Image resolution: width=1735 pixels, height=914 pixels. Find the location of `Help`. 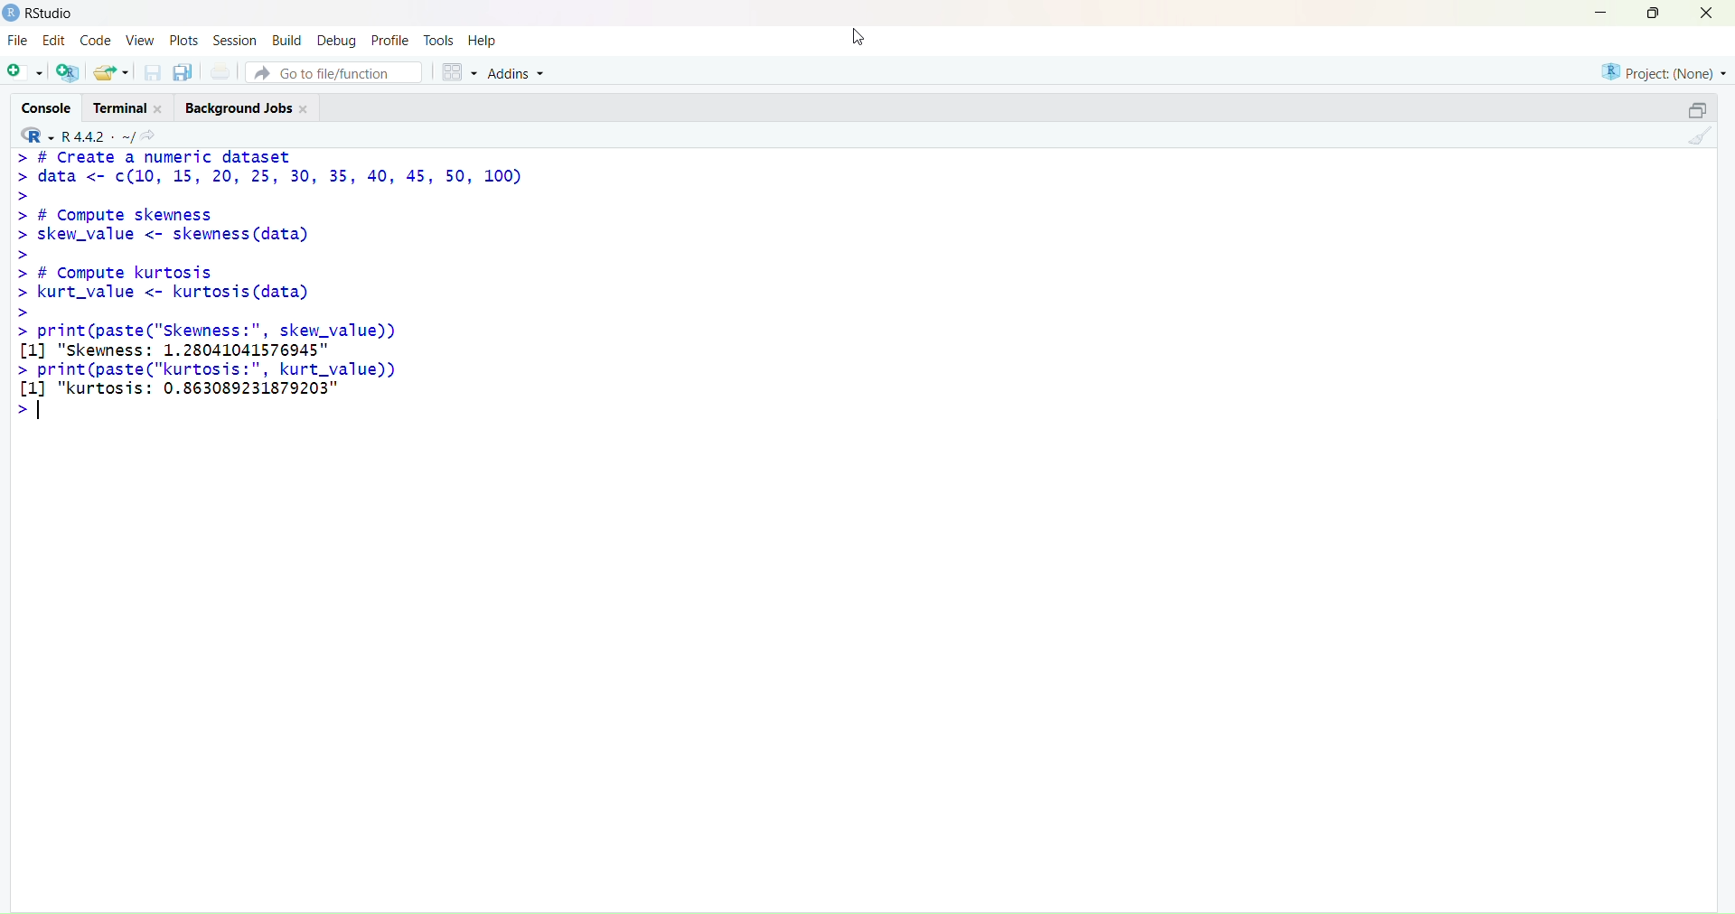

Help is located at coordinates (487, 39).